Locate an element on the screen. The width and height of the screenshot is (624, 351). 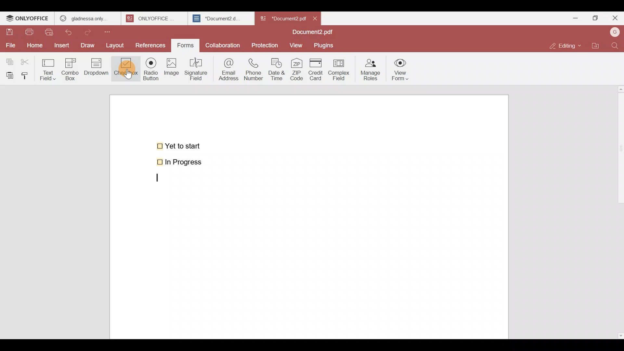
Protection is located at coordinates (265, 45).